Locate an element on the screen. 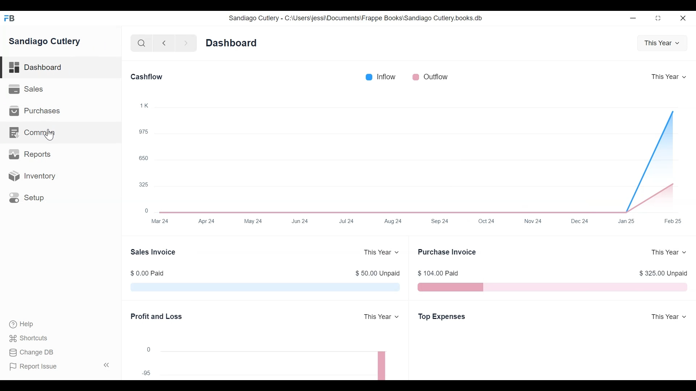 Image resolution: width=696 pixels, height=391 pixels. Search is located at coordinates (141, 43).